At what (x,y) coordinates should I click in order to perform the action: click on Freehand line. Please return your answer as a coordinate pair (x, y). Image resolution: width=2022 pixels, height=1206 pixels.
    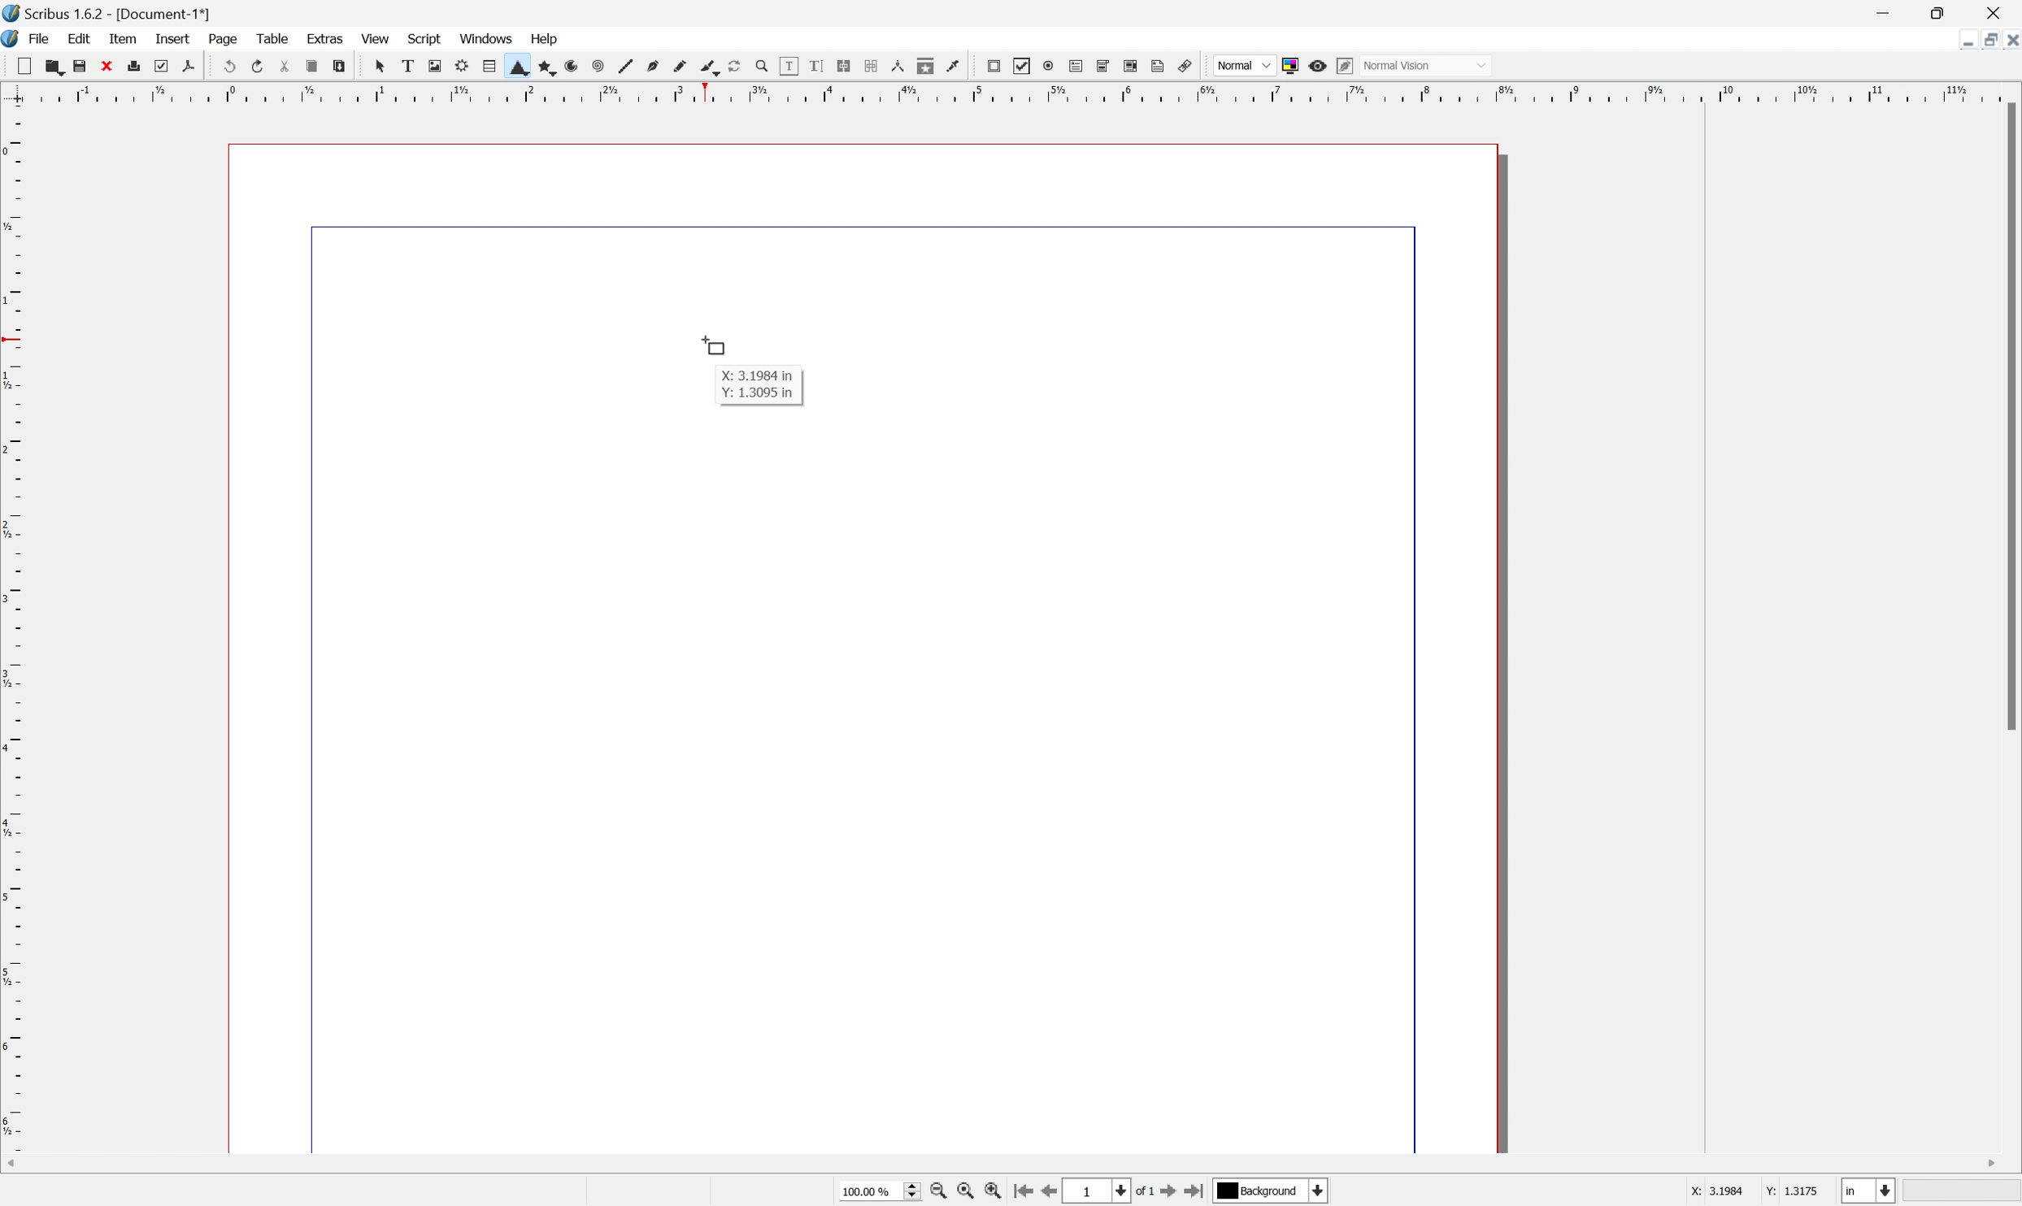
    Looking at the image, I should click on (681, 67).